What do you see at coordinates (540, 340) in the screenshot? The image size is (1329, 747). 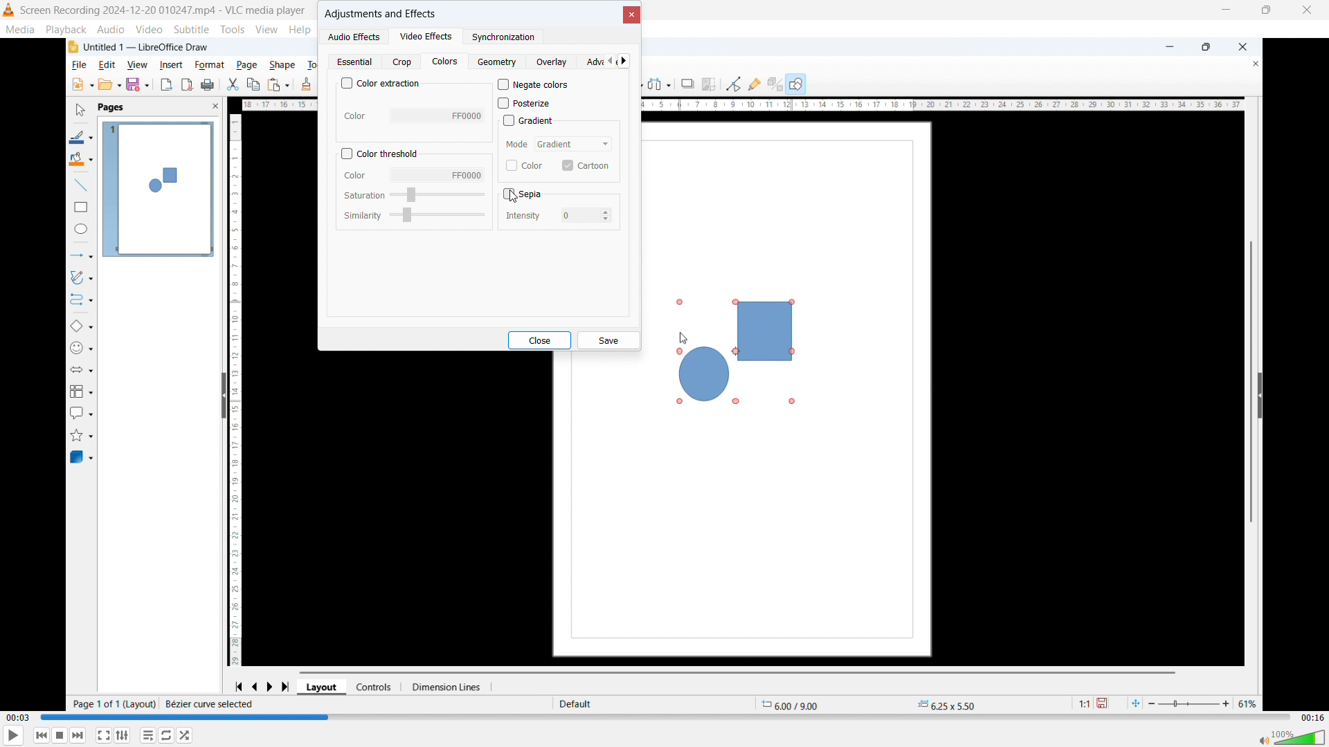 I see `close ` at bounding box center [540, 340].